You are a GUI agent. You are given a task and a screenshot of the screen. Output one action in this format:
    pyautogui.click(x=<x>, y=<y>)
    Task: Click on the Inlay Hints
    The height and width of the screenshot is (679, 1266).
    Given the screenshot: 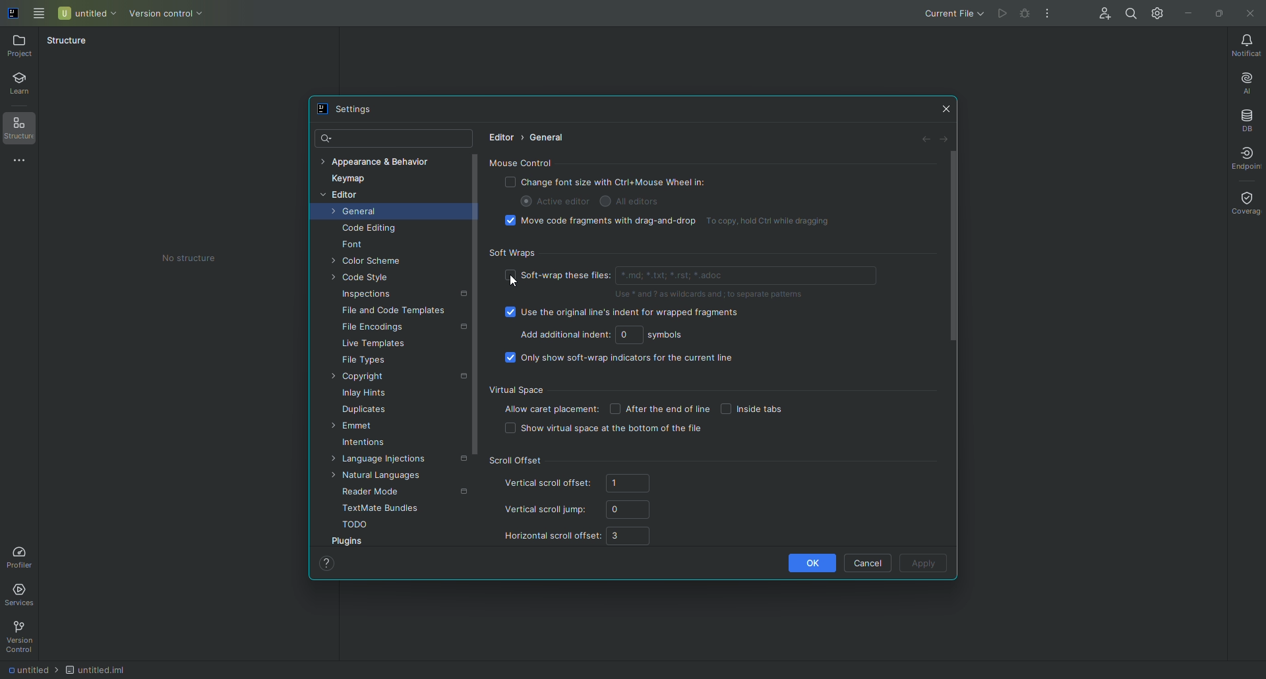 What is the action you would take?
    pyautogui.click(x=365, y=393)
    